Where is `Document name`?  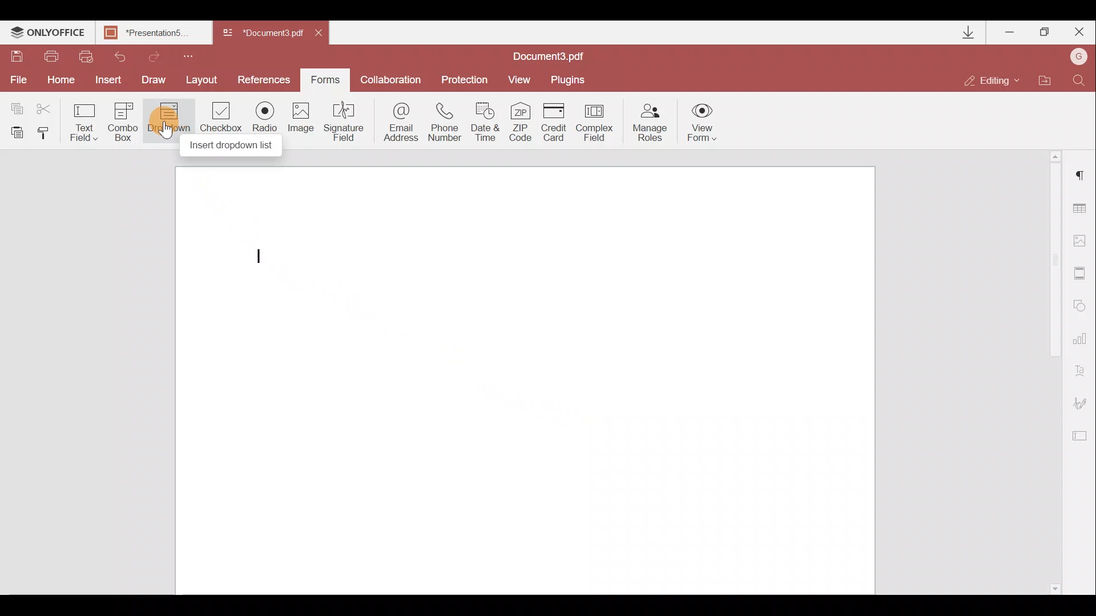 Document name is located at coordinates (157, 34).